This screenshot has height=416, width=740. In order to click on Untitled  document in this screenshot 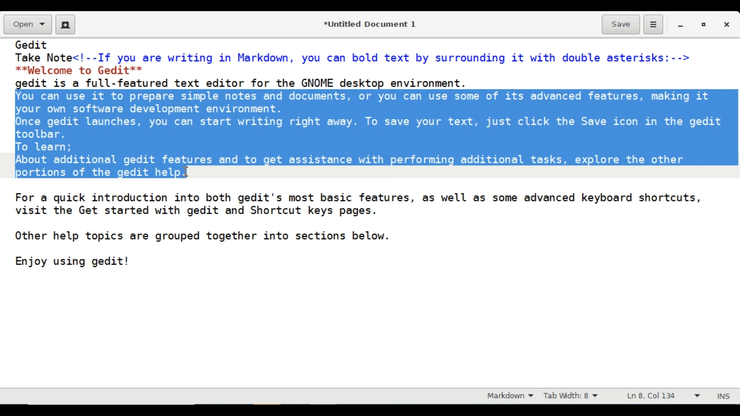, I will do `click(368, 23)`.